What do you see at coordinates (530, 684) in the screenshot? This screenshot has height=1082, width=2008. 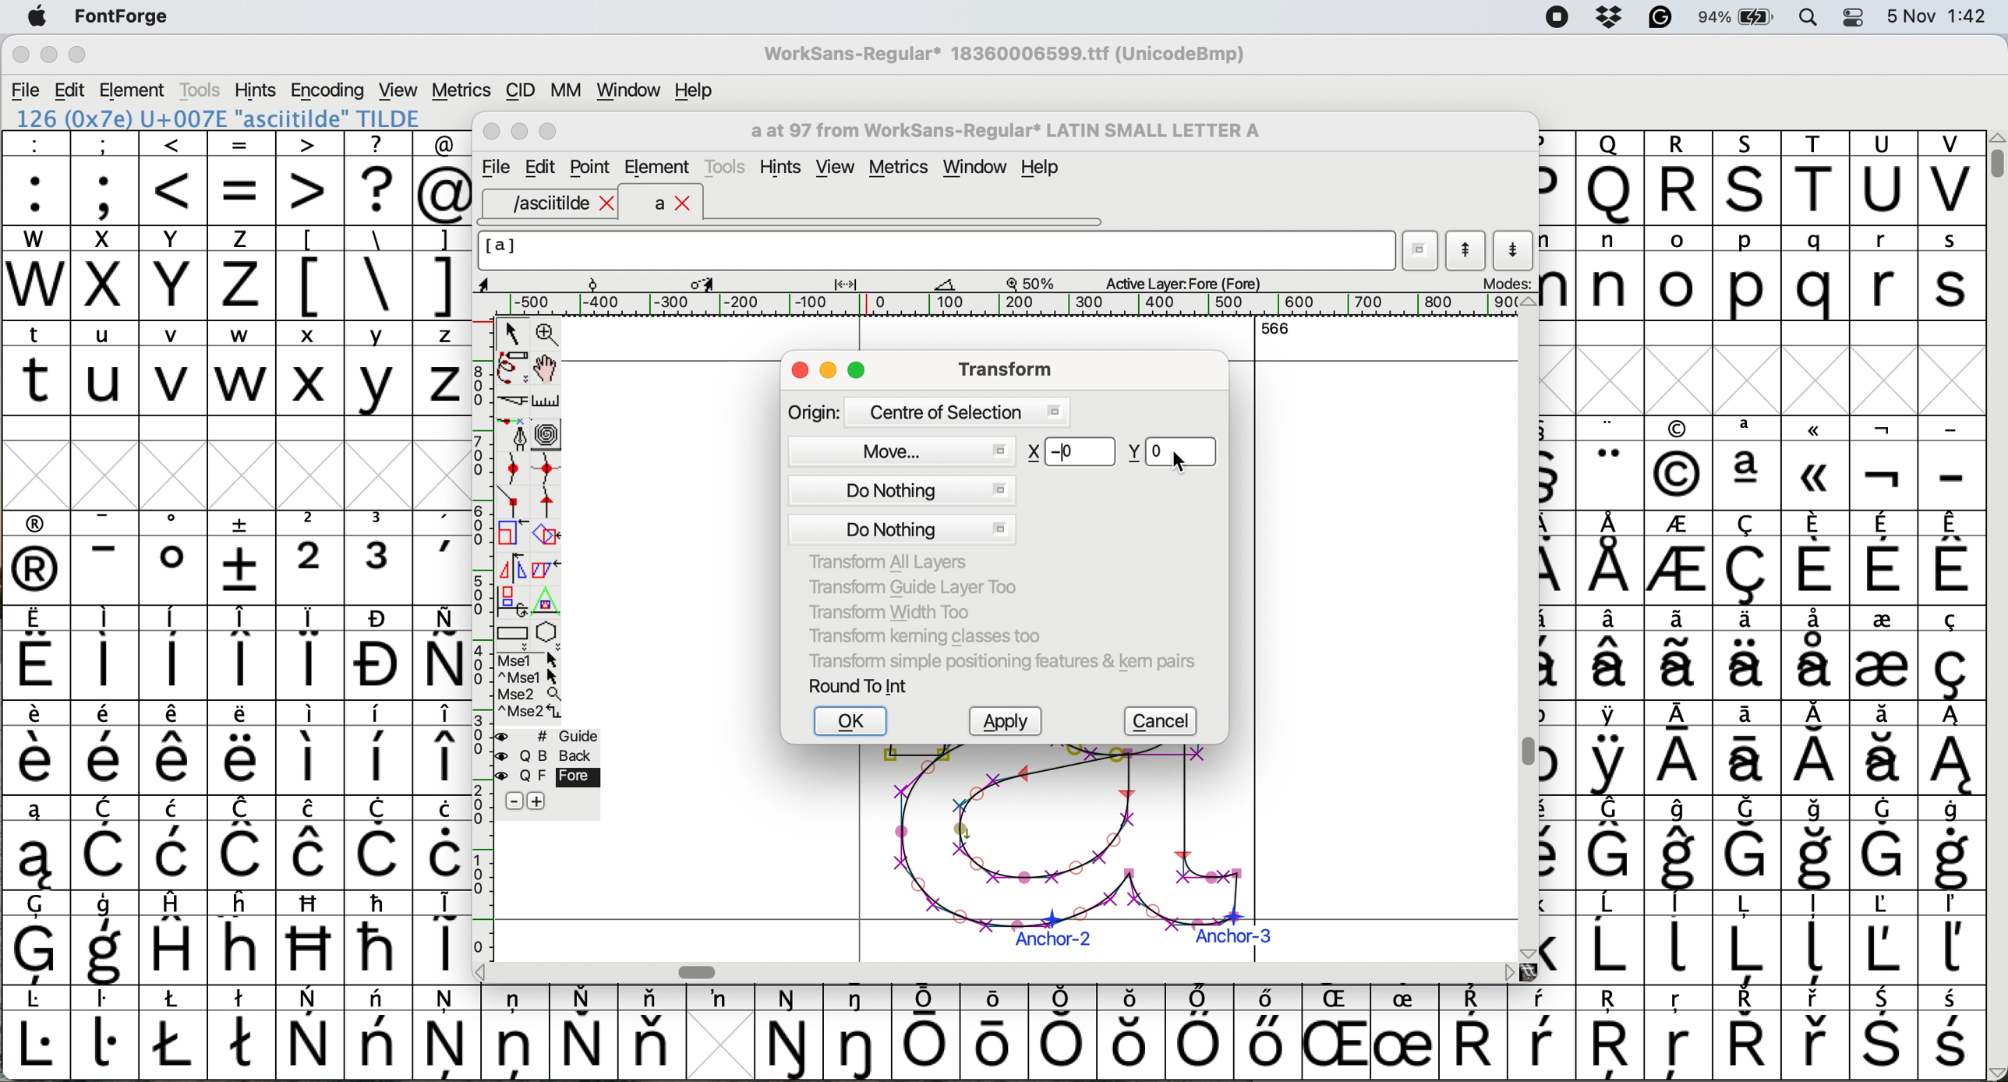 I see `more options` at bounding box center [530, 684].